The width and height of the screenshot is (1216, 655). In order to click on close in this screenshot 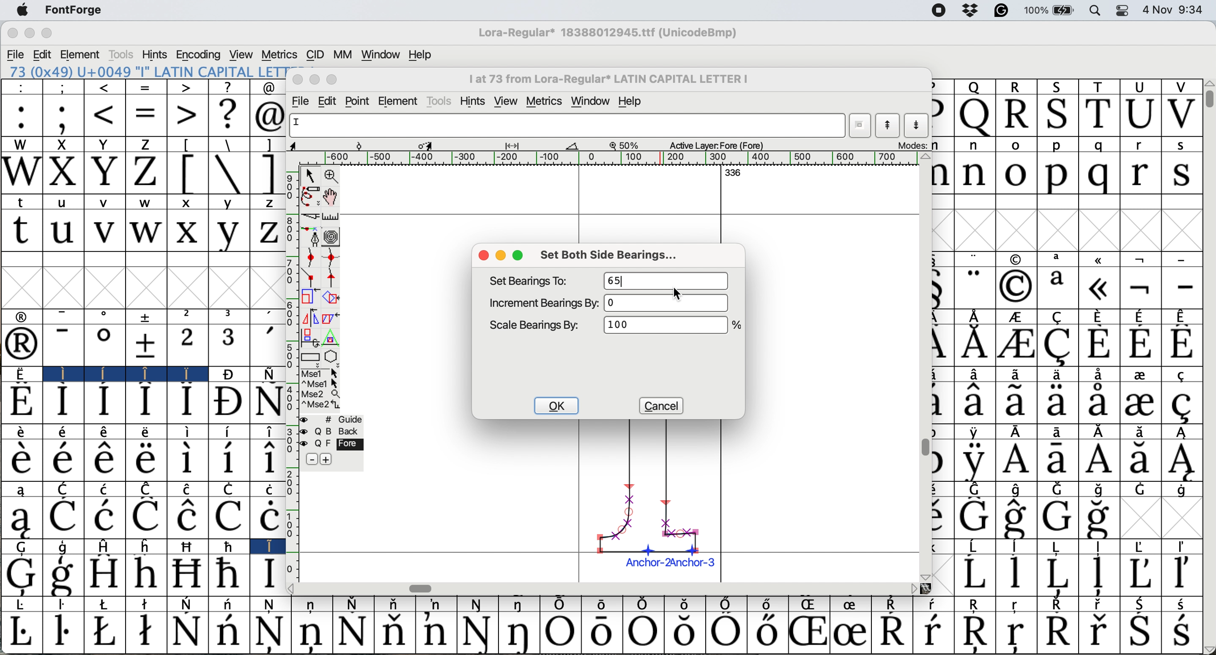, I will do `click(483, 256)`.